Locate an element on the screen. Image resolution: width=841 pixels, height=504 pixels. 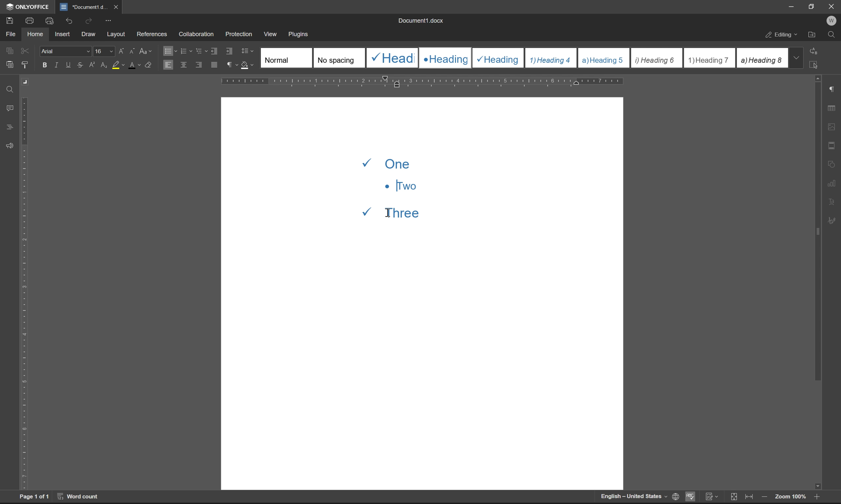
align center is located at coordinates (184, 64).